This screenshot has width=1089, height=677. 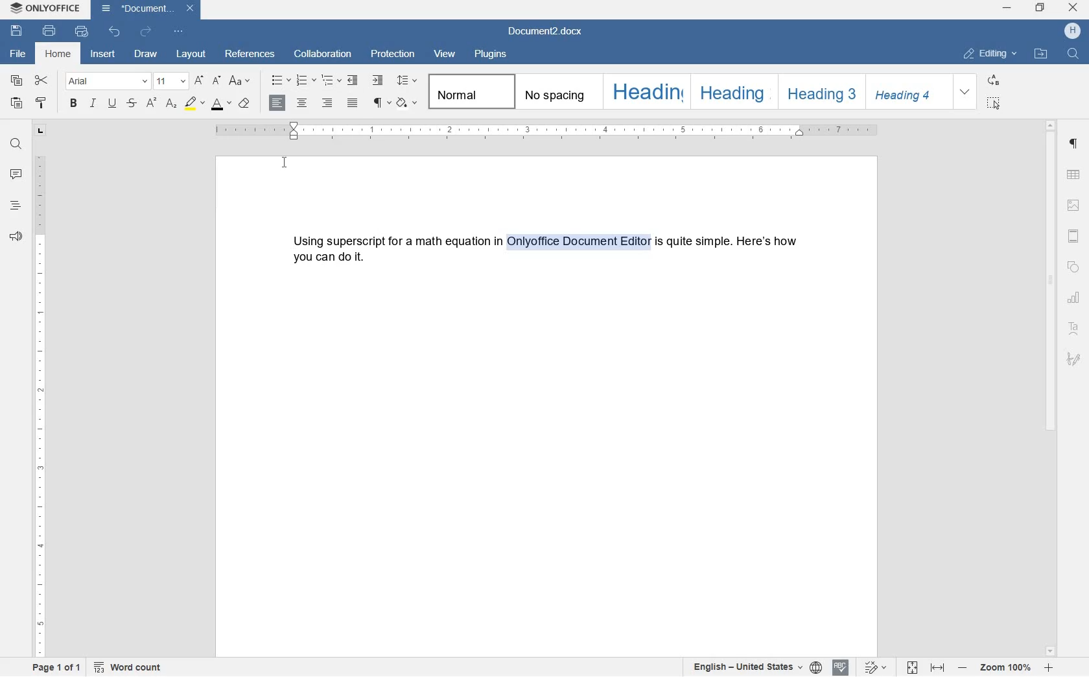 What do you see at coordinates (241, 81) in the screenshot?
I see `change case` at bounding box center [241, 81].